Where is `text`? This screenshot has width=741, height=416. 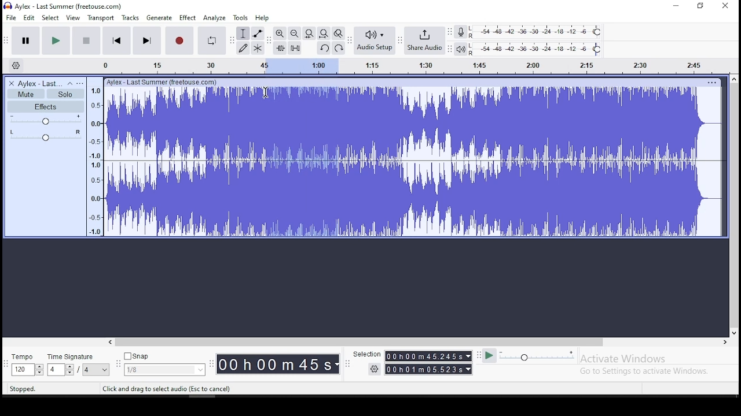
text is located at coordinates (167, 82).